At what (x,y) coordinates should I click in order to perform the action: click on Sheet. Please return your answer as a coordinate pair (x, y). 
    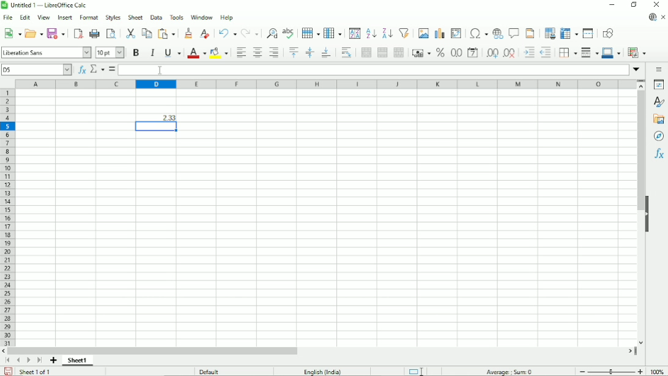
    Looking at the image, I should click on (135, 17).